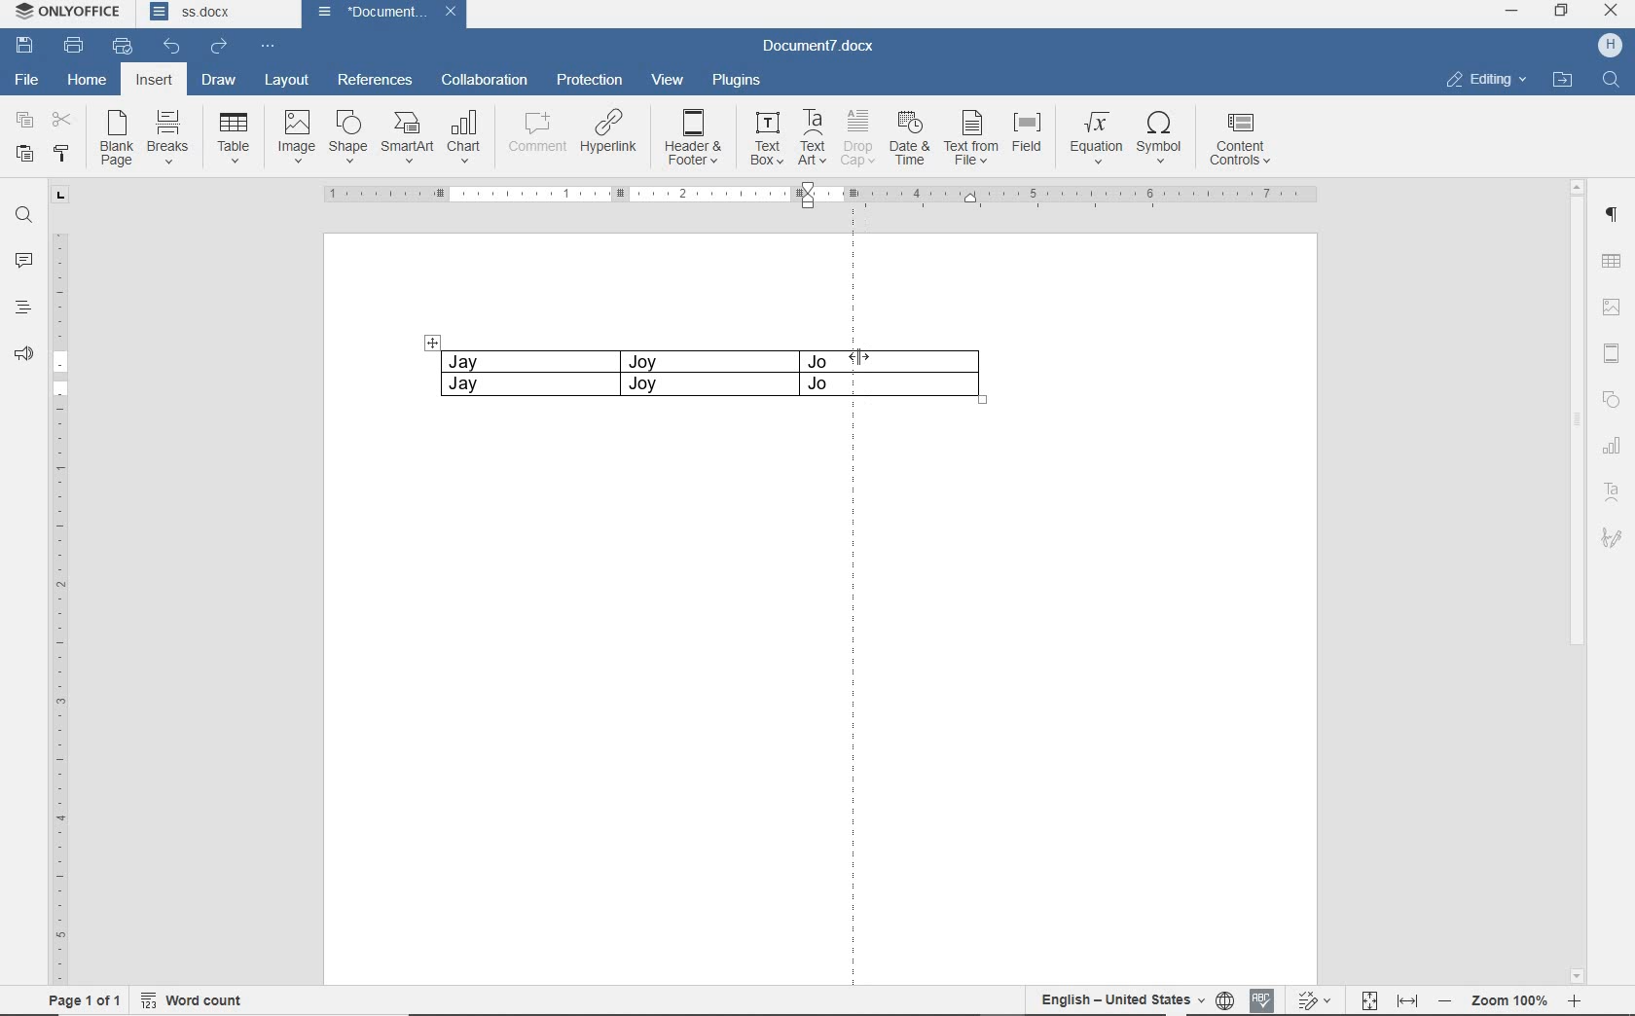  Describe the element at coordinates (1612, 309) in the screenshot. I see `IMAGE` at that location.